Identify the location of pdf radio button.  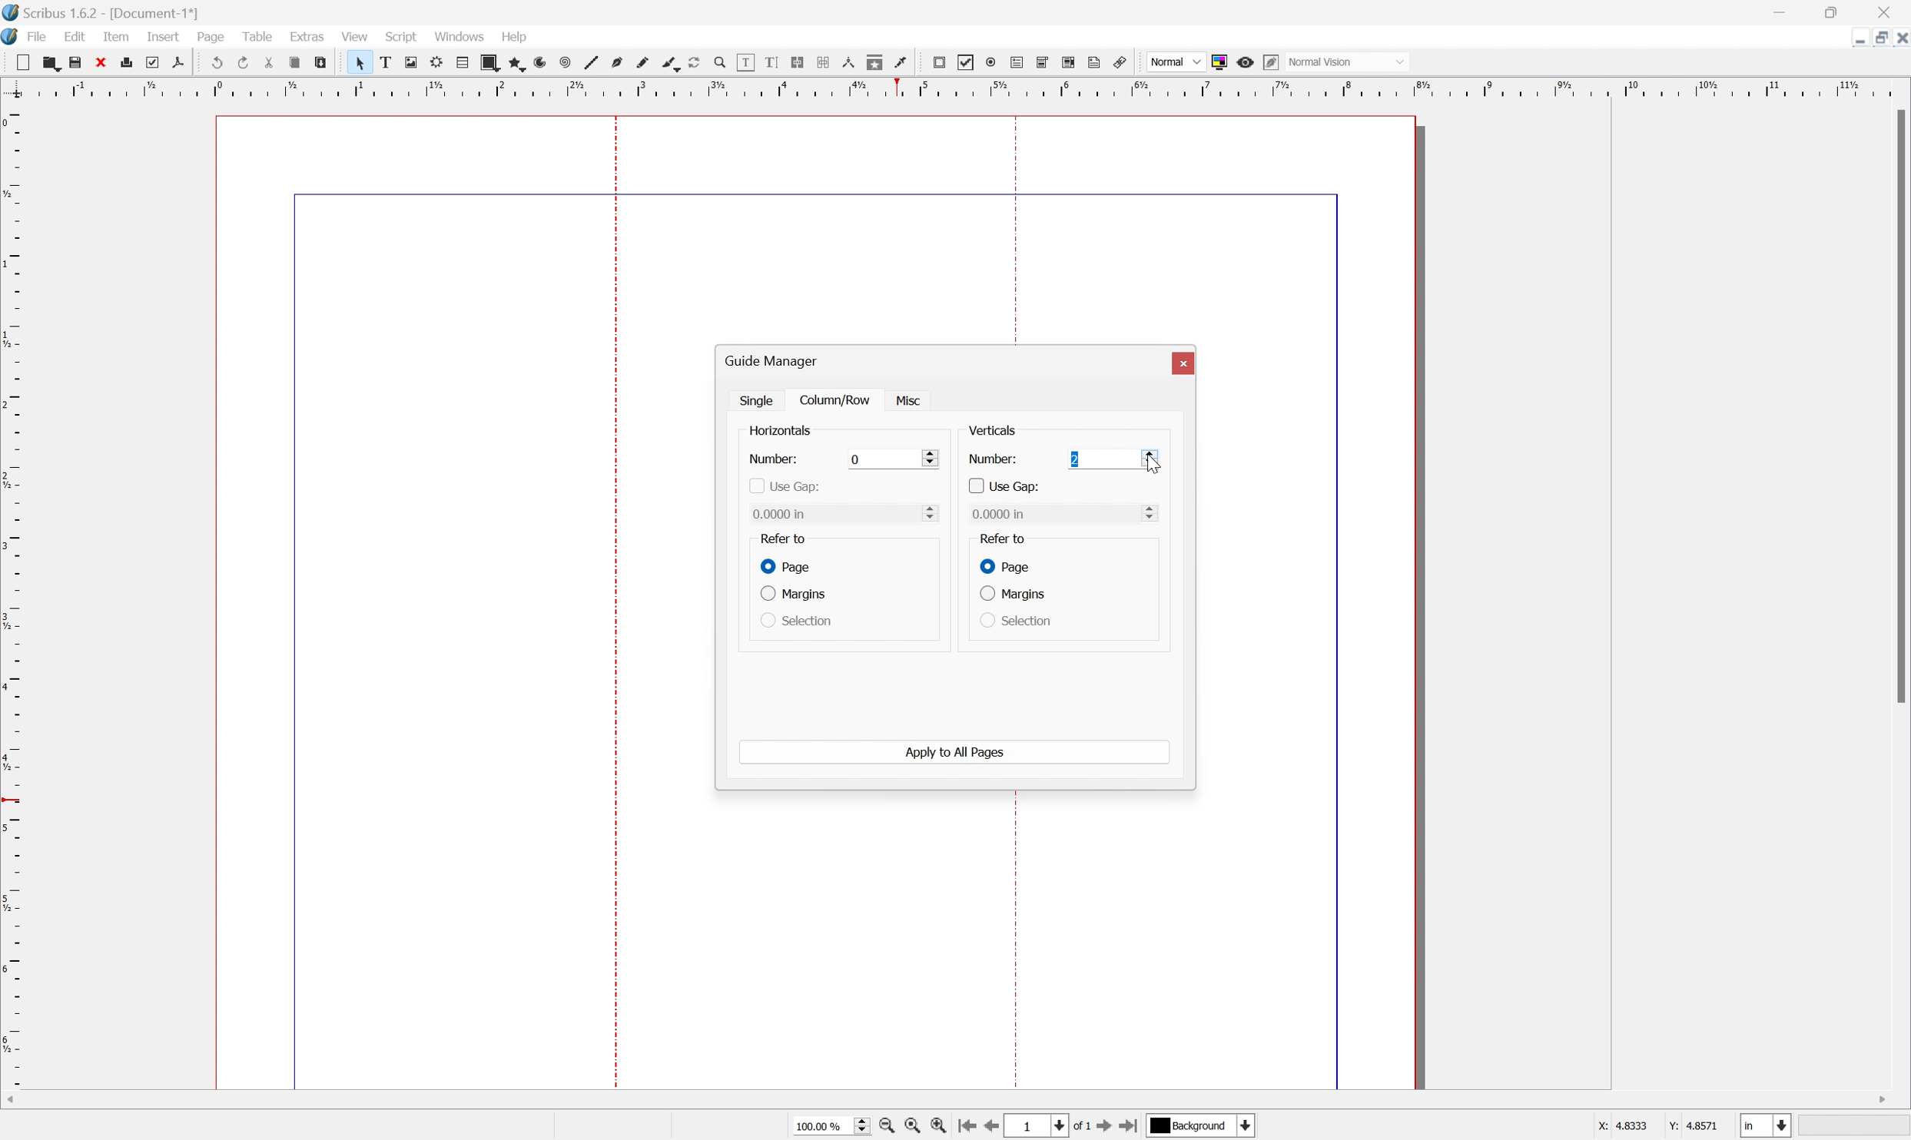
(992, 61).